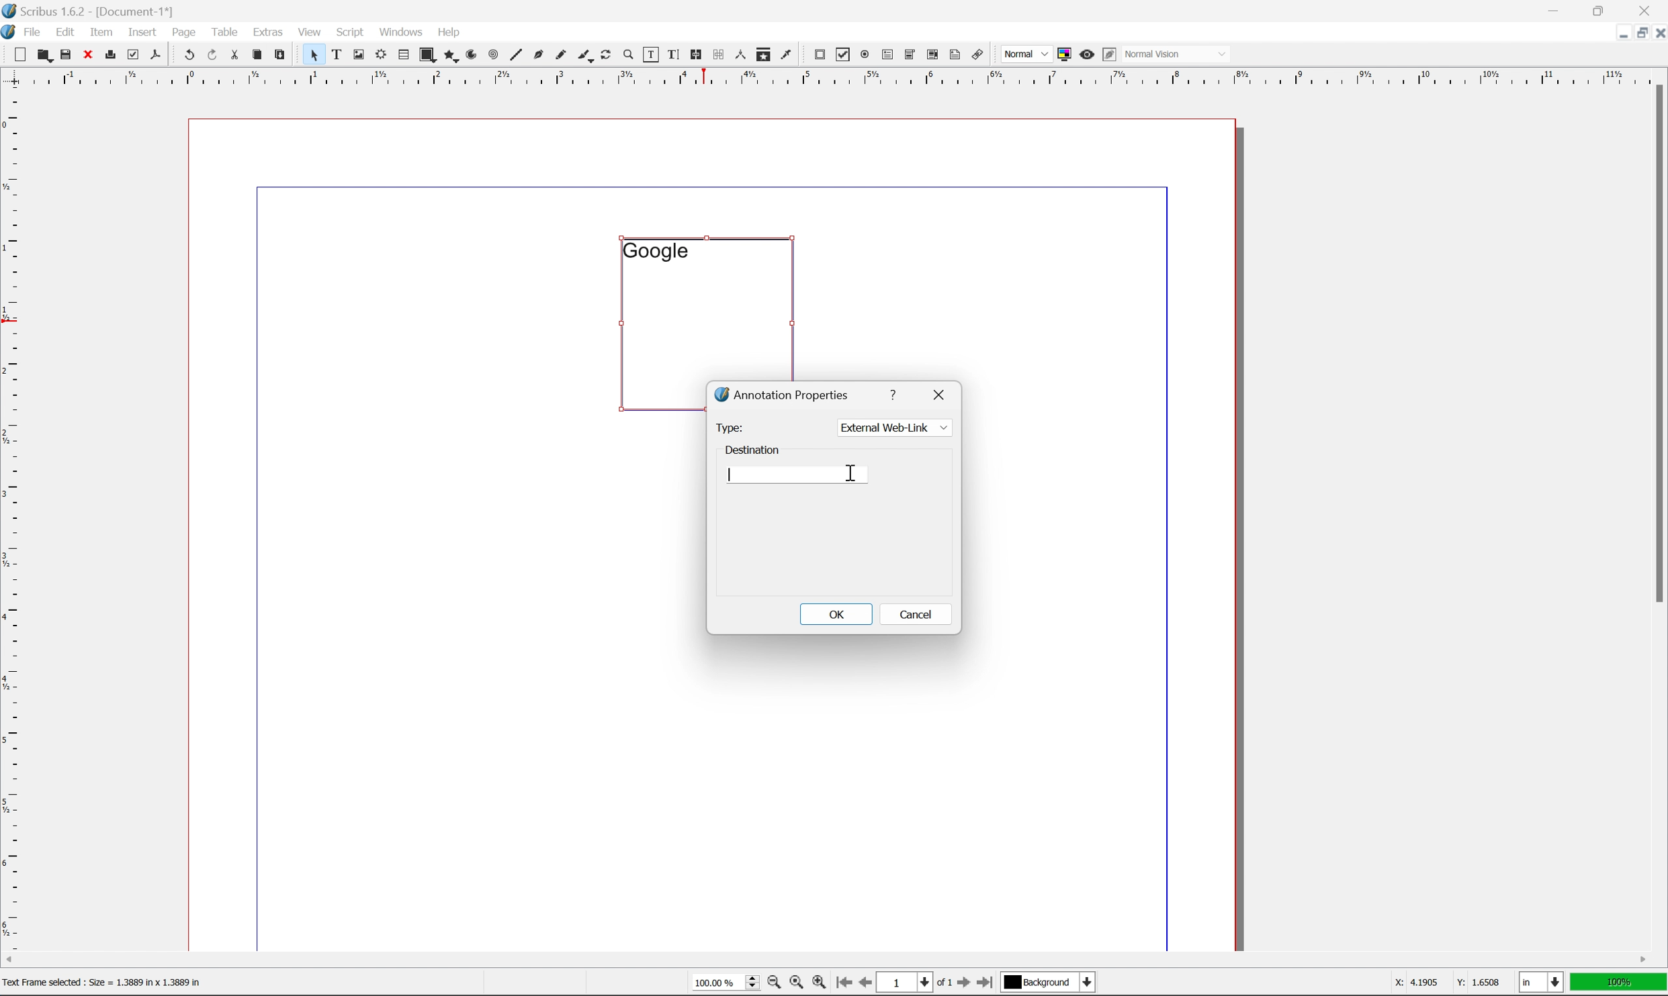 This screenshot has height=996, width=1668. I want to click on open, so click(43, 56).